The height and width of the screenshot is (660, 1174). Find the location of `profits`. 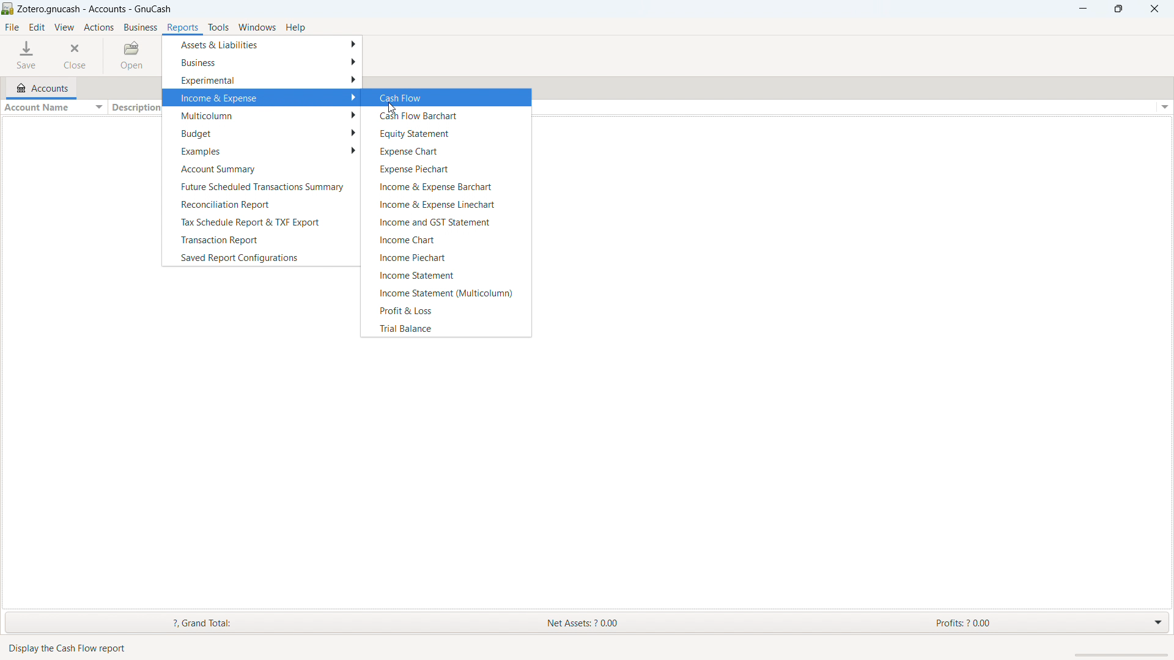

profits is located at coordinates (1015, 621).